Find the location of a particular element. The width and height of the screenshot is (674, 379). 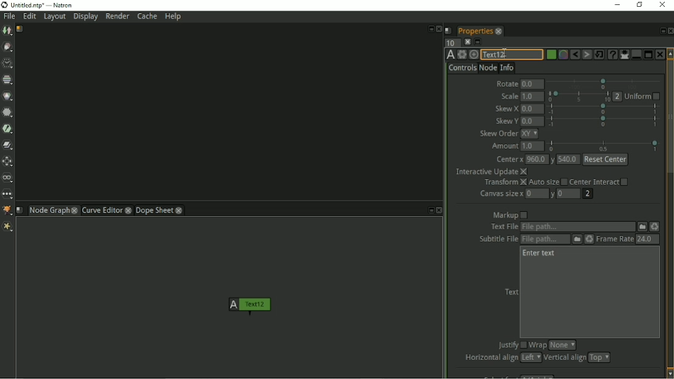

Color is located at coordinates (8, 96).